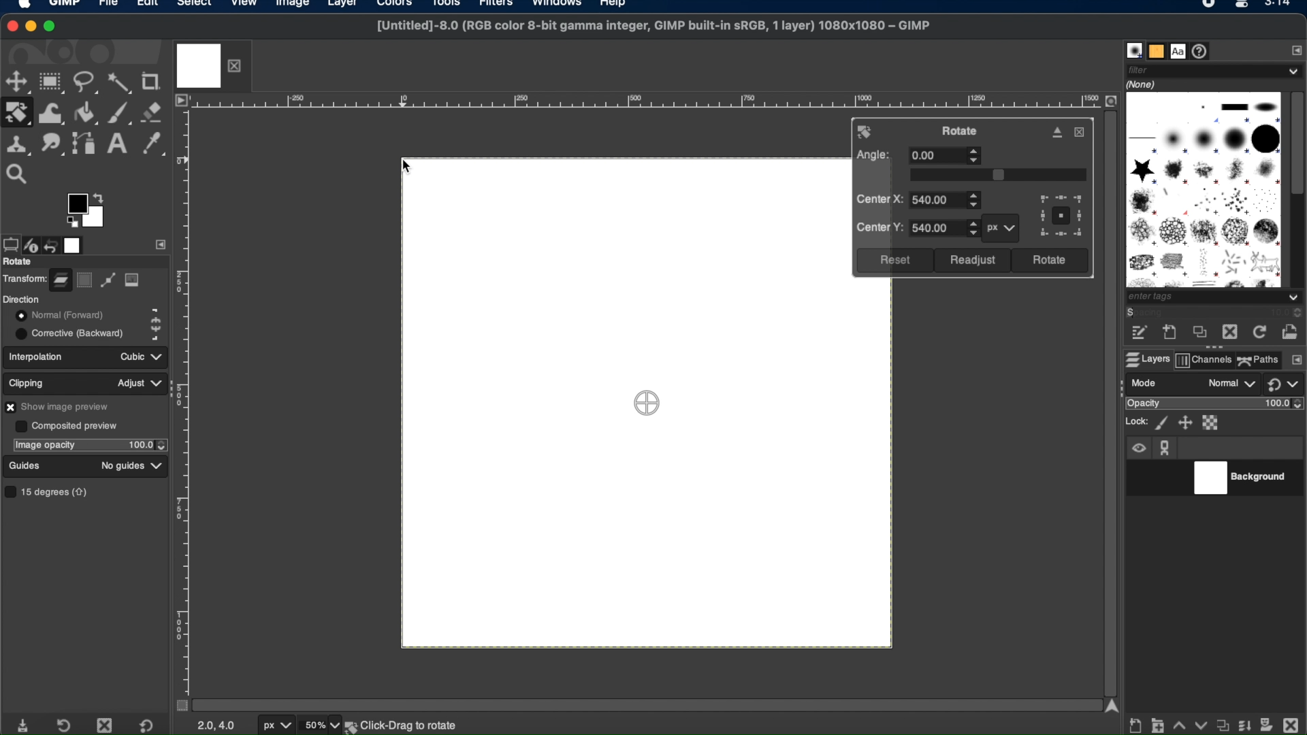 The width and height of the screenshot is (1307, 735). What do you see at coordinates (1178, 722) in the screenshot?
I see `raise this layer` at bounding box center [1178, 722].